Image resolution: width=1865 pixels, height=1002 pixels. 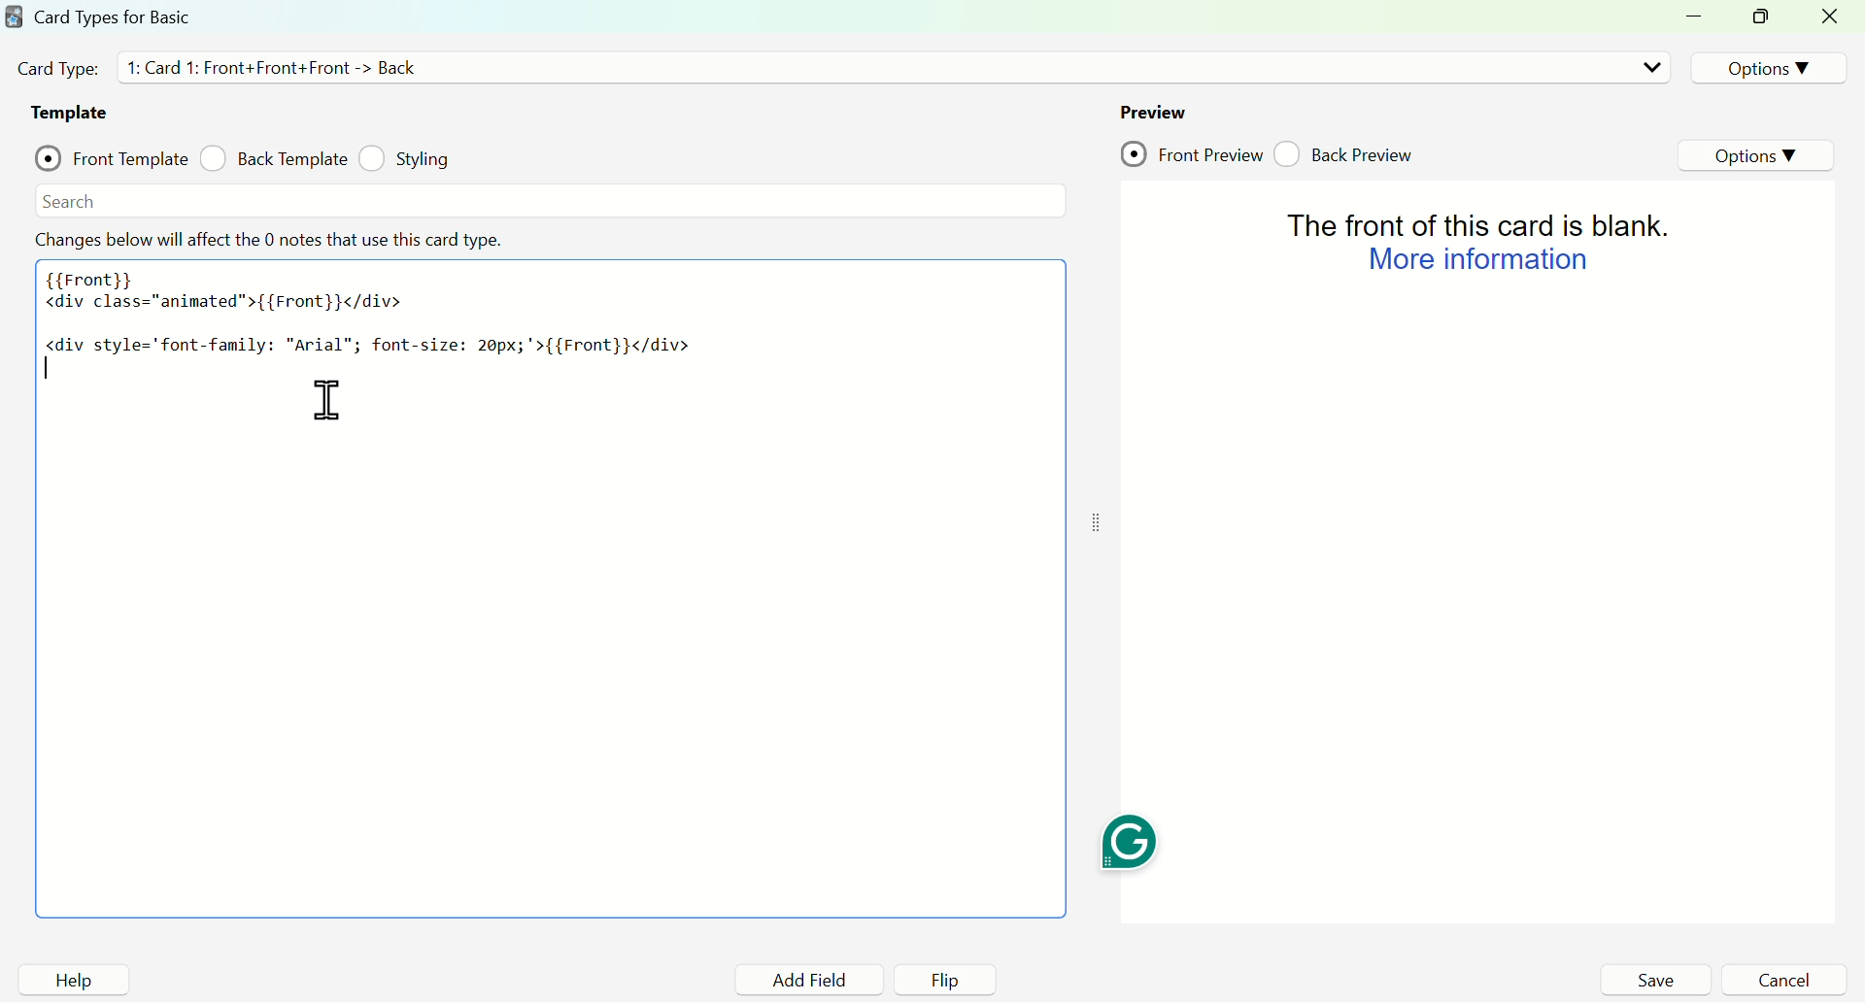 I want to click on The front of this card is blank, so click(x=1468, y=221).